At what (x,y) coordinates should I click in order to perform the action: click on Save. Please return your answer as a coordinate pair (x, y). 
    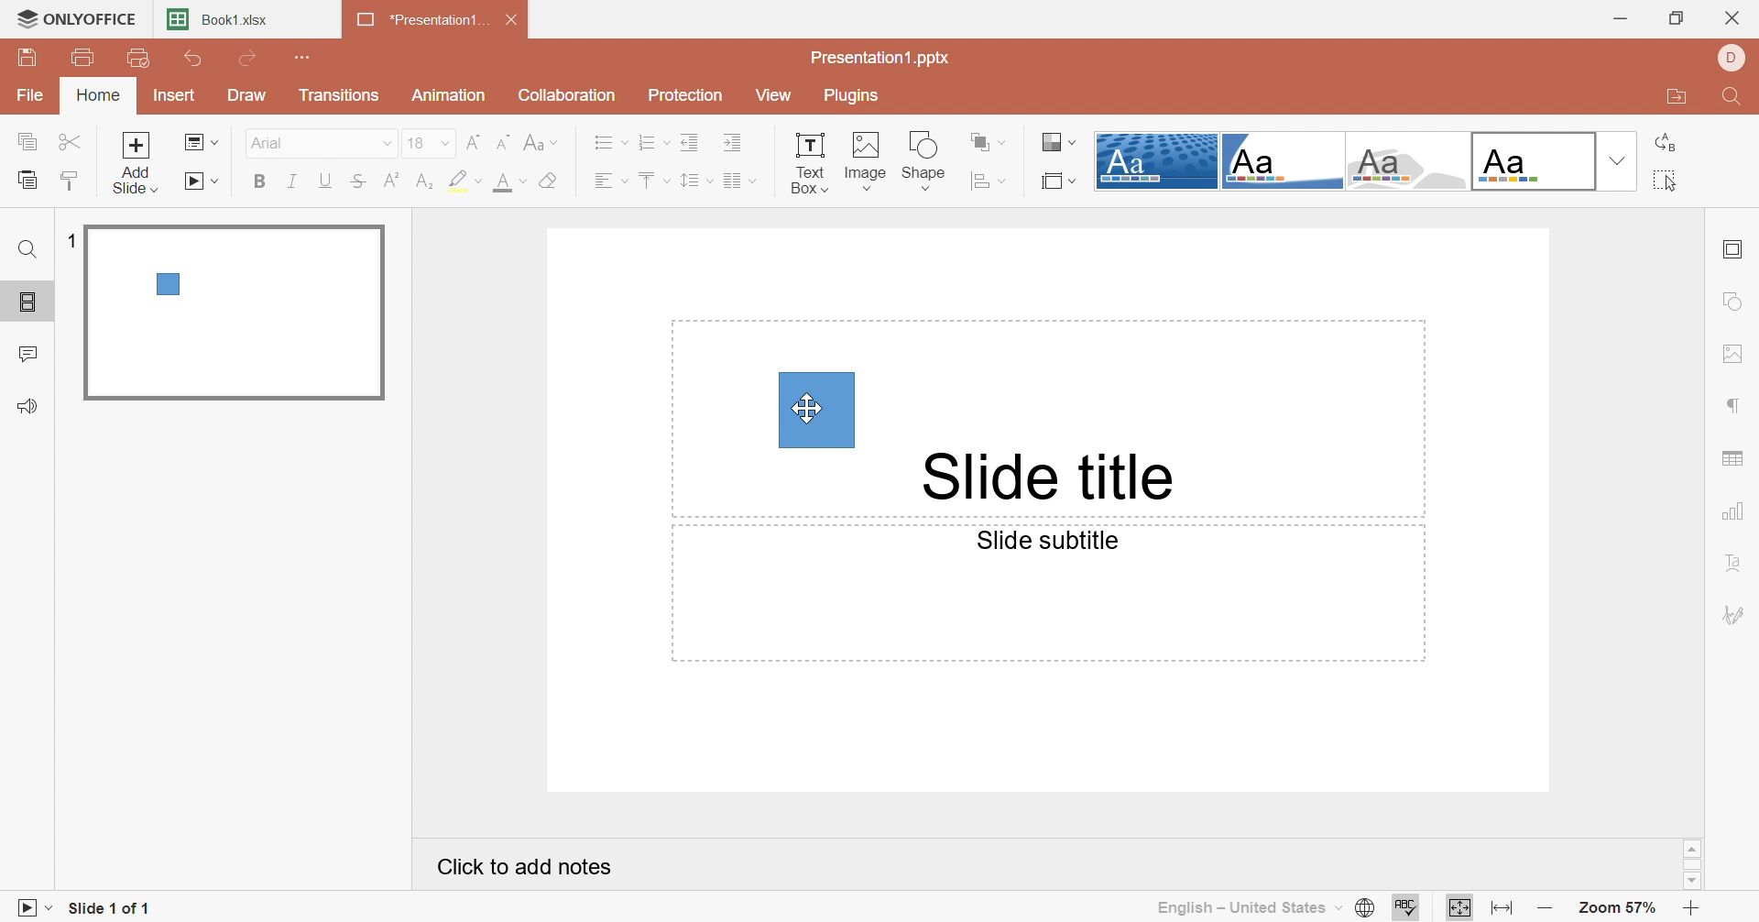
    Looking at the image, I should click on (30, 58).